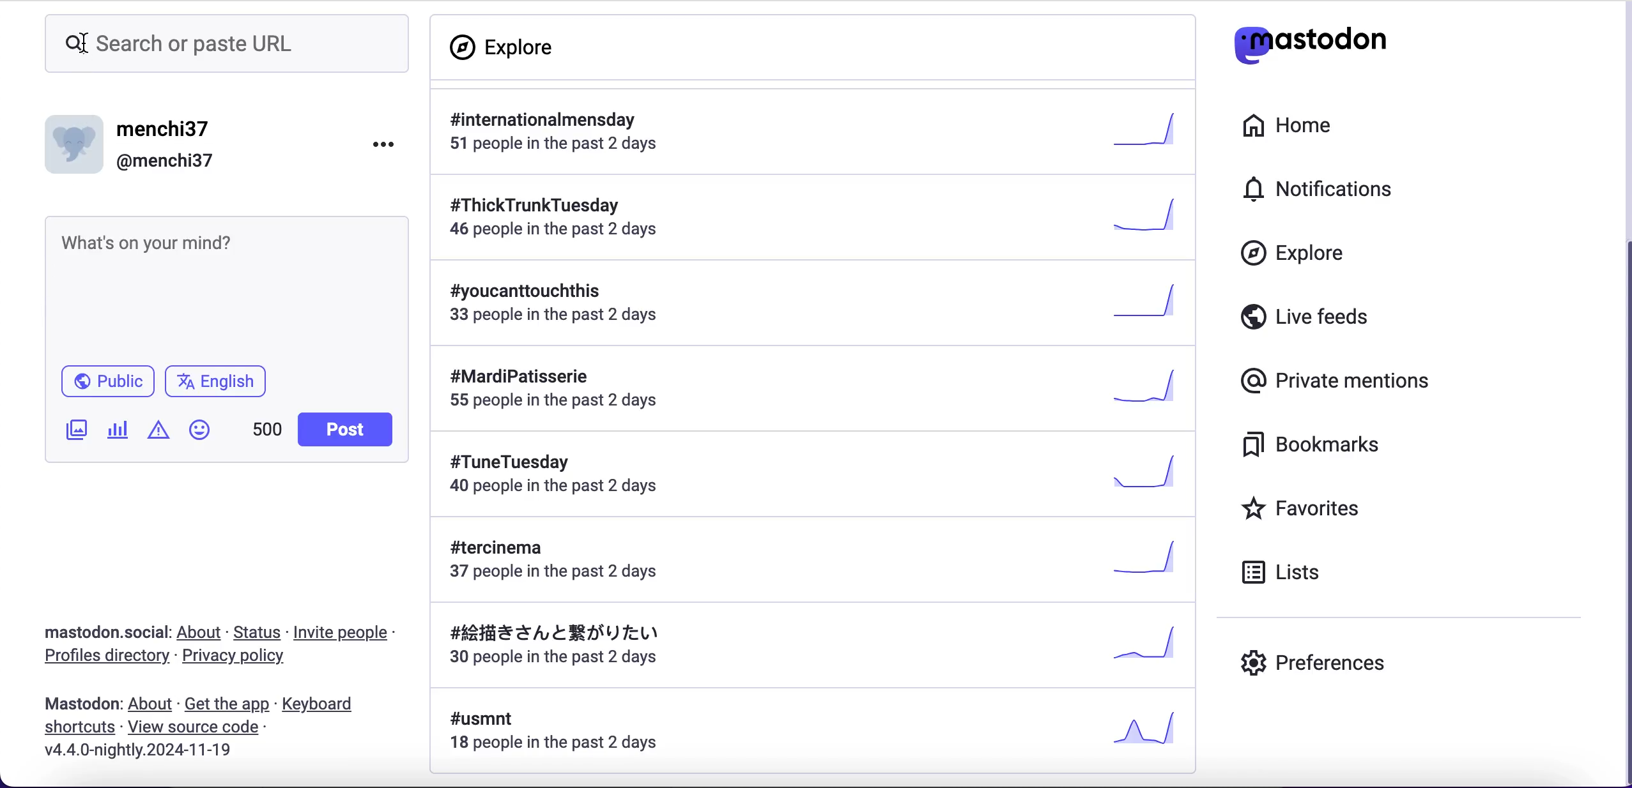  I want to click on #MardiPatisserie, so click(805, 389).